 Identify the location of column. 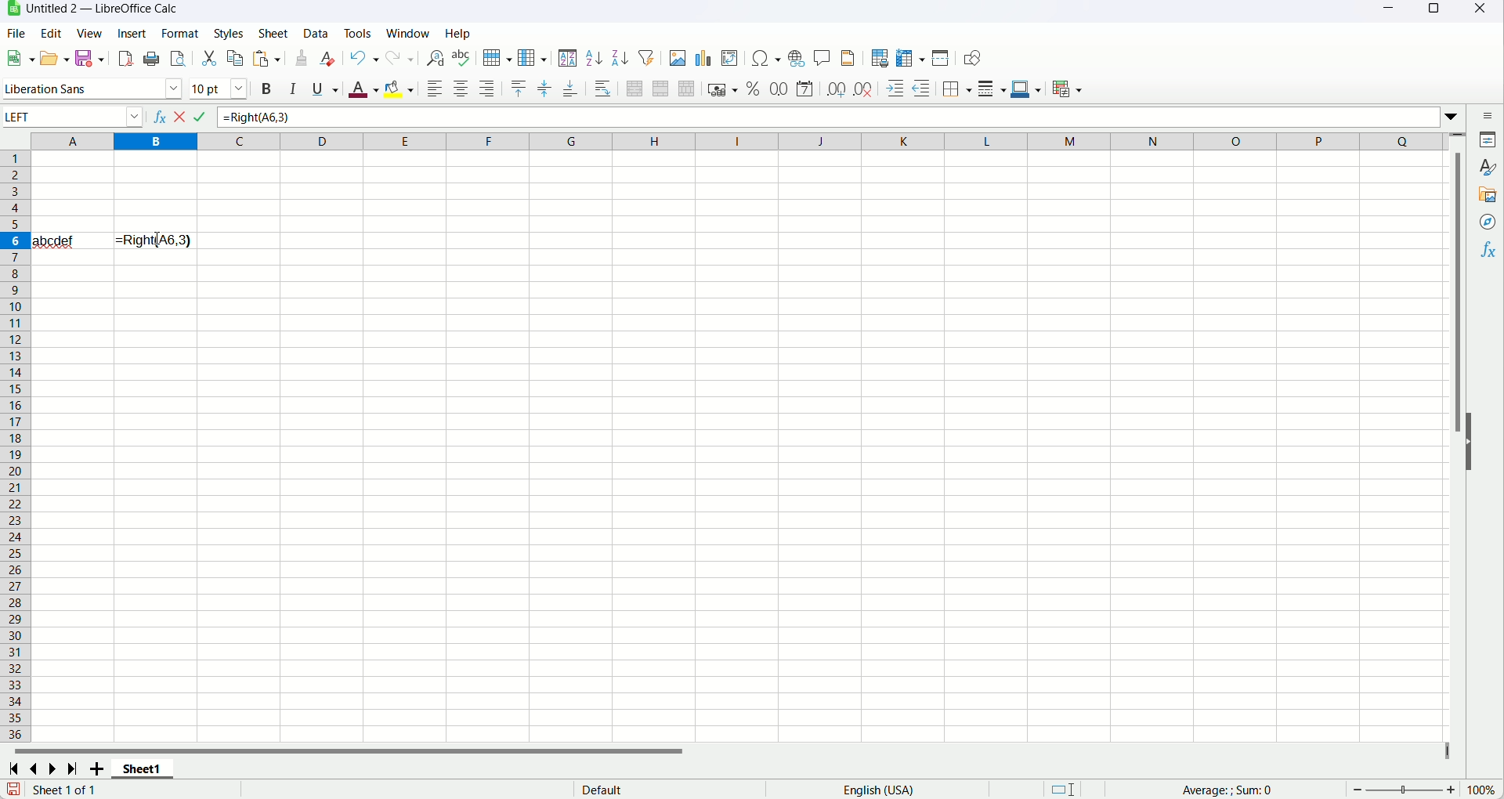
(737, 142).